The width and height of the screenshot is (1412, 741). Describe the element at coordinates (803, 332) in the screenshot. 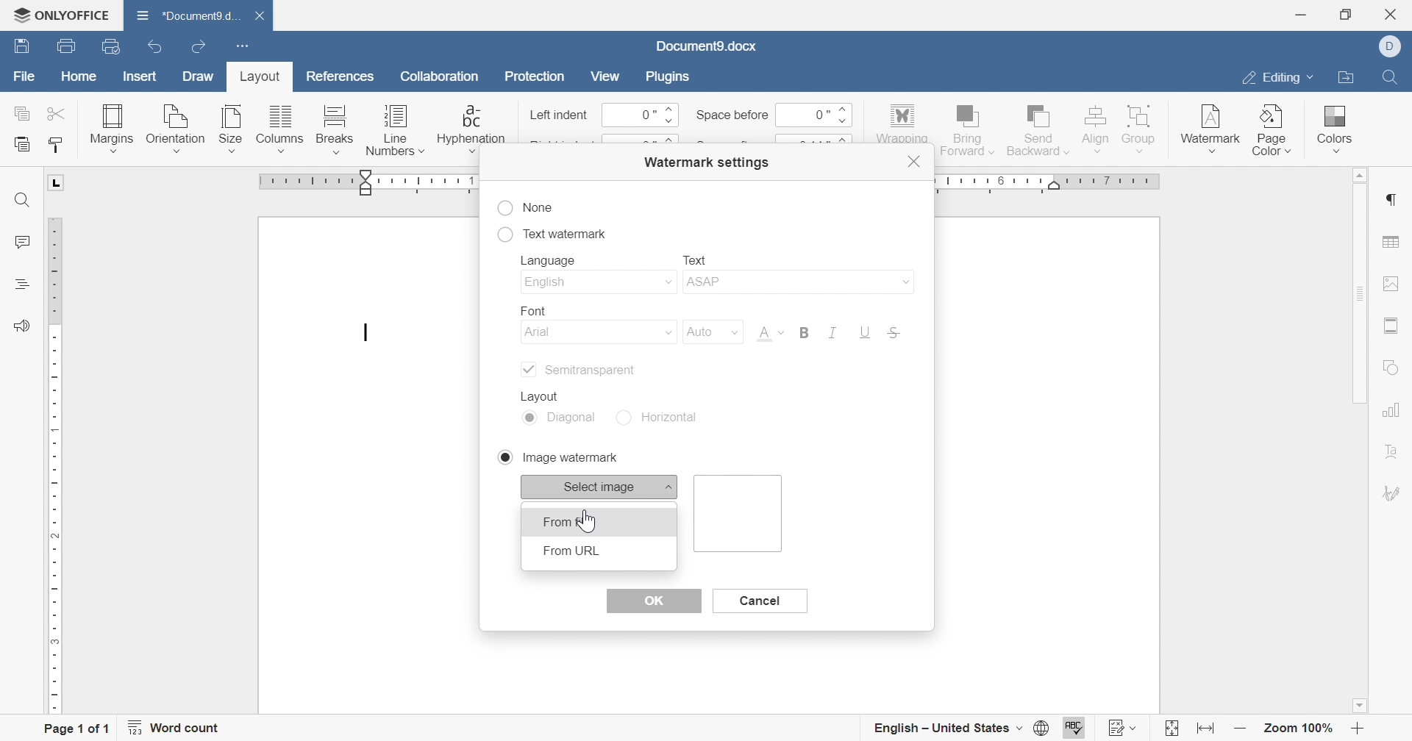

I see `bold` at that location.